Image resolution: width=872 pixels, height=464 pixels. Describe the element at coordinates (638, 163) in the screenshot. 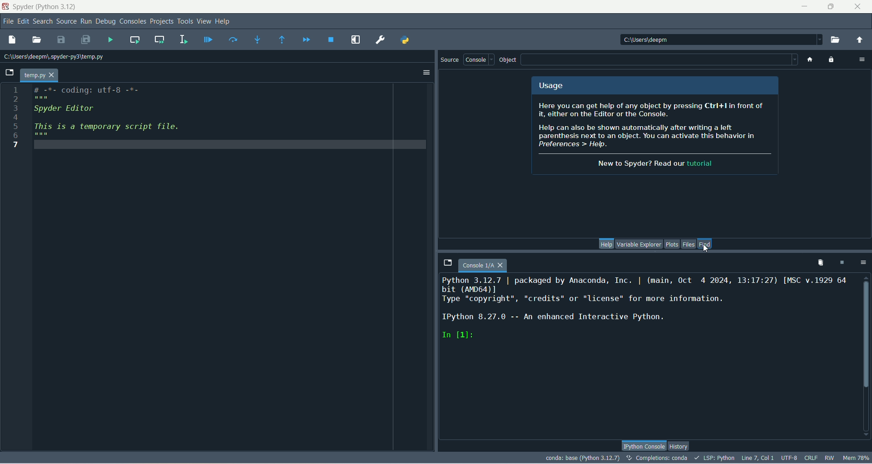

I see `tutorial text` at that location.